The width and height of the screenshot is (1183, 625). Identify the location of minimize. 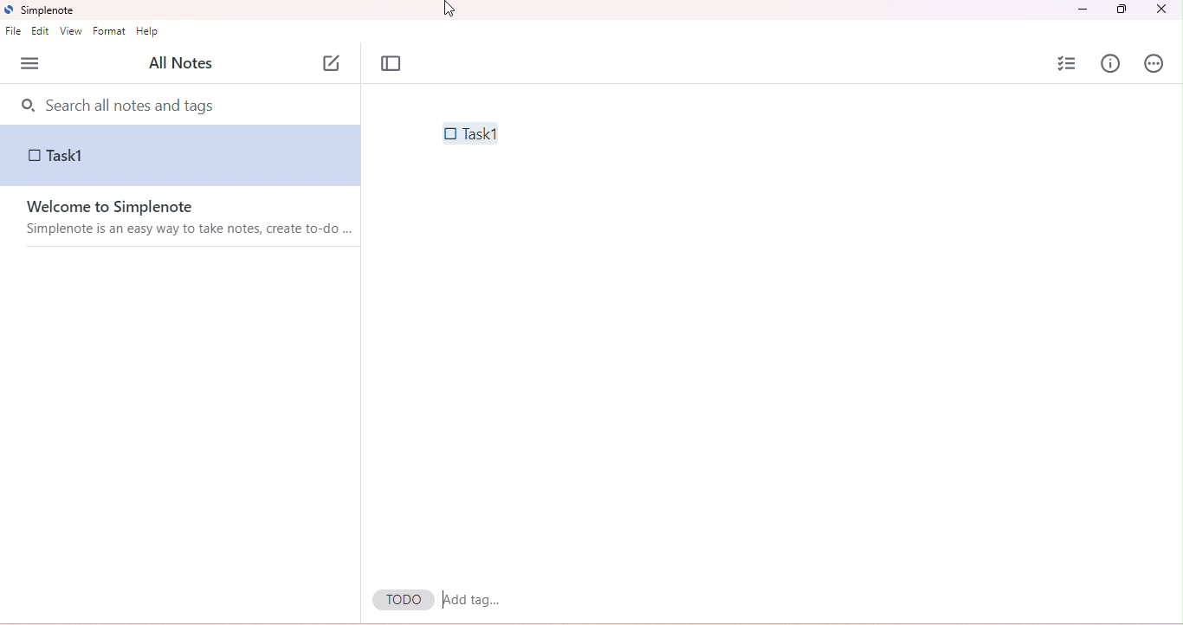
(1084, 10).